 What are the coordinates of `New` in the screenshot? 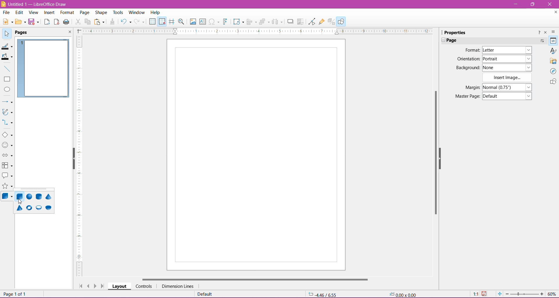 It's located at (7, 21).